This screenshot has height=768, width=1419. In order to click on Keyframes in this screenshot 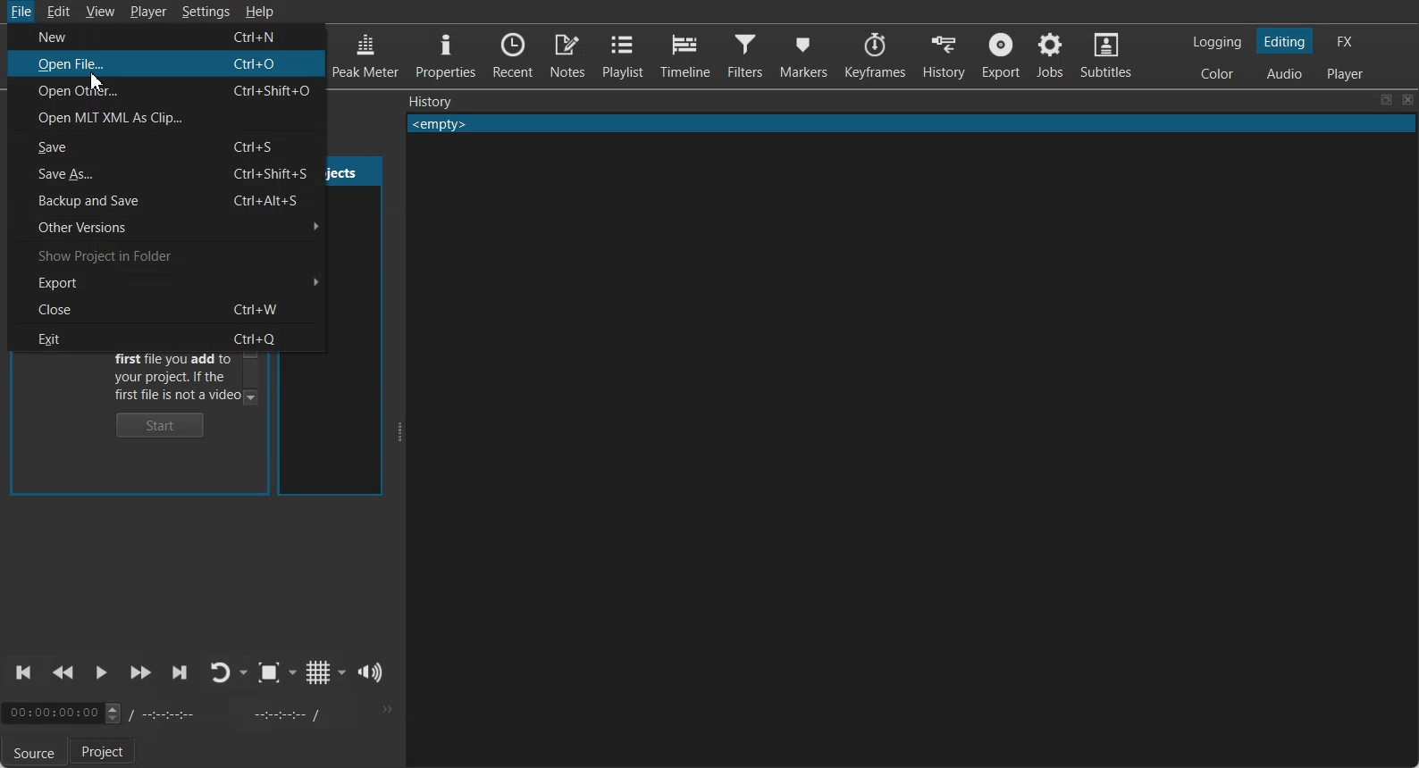, I will do `click(877, 55)`.